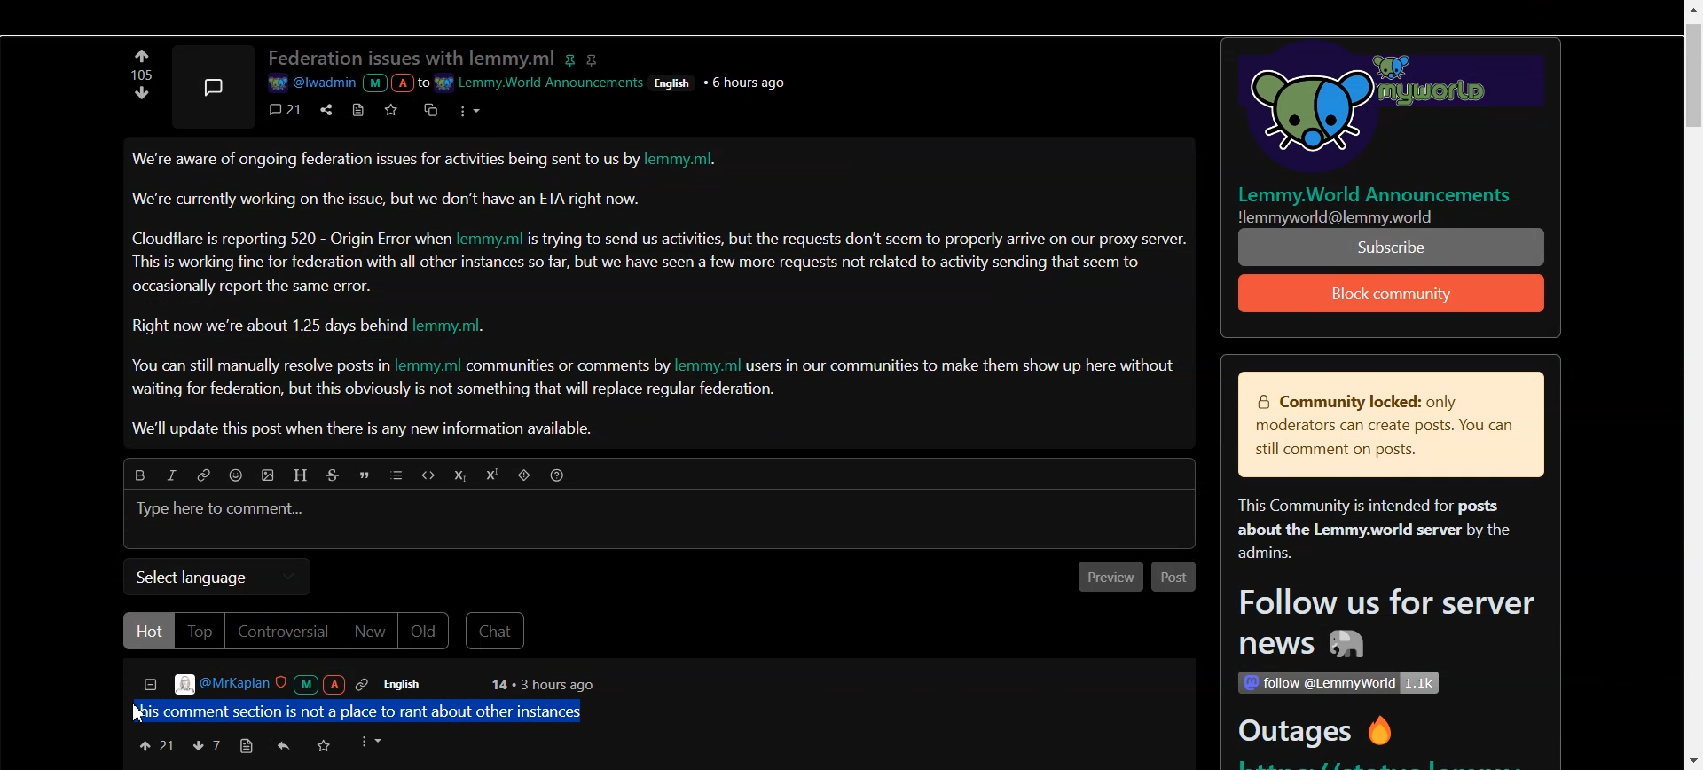 The width and height of the screenshot is (1703, 770). I want to click on share, so click(324, 108).